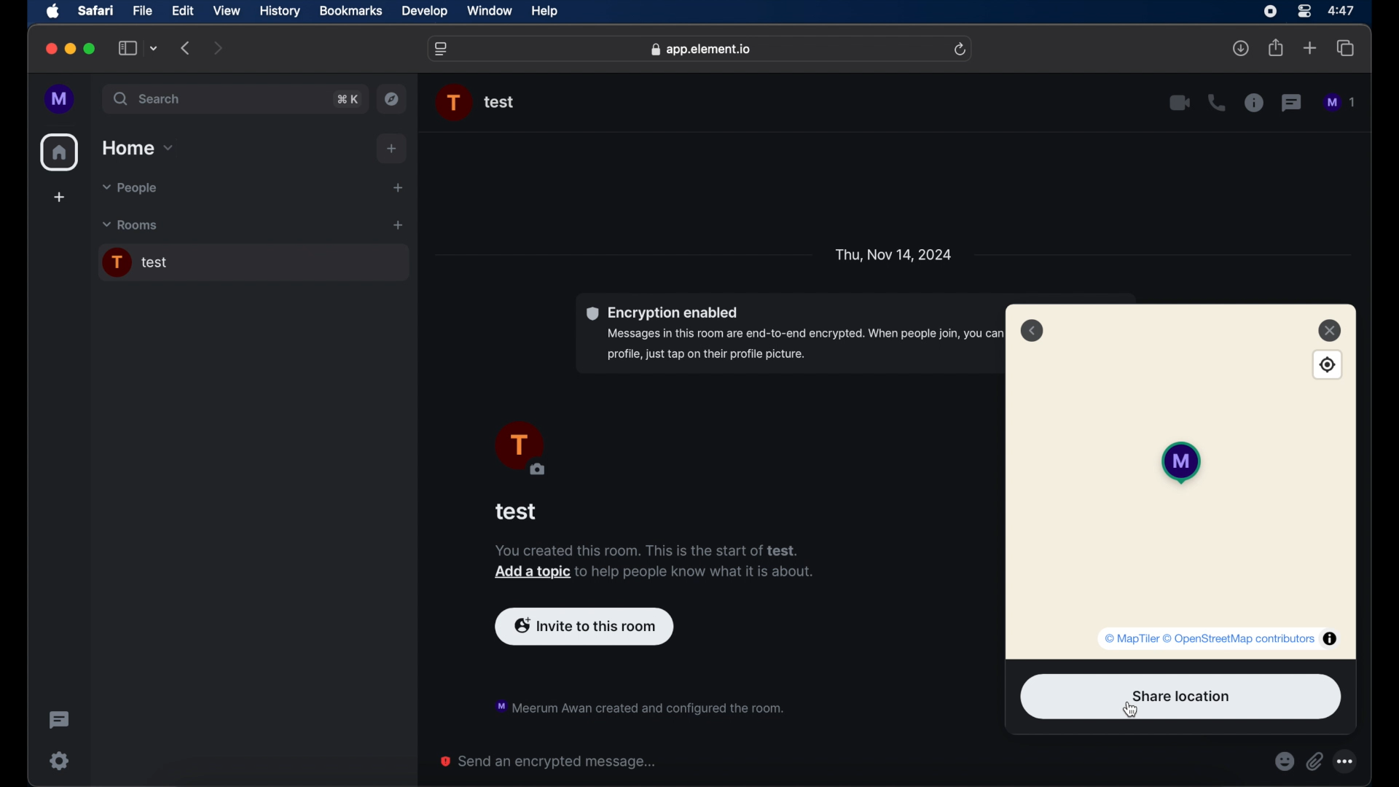  I want to click on messages, so click(1341, 103).